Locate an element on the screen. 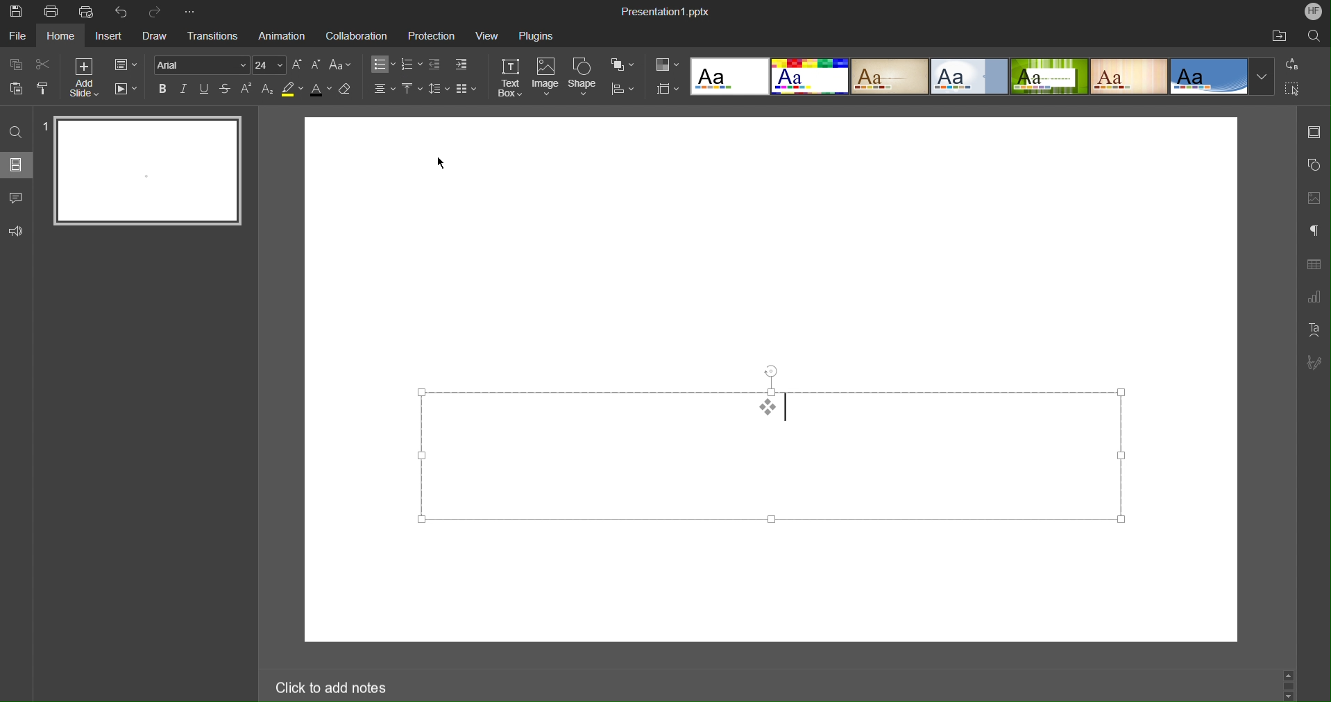 Image resolution: width=1331 pixels, height=702 pixels. Copy is located at coordinates (14, 65).